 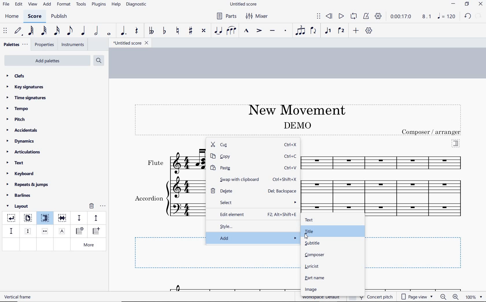 What do you see at coordinates (294, 109) in the screenshot?
I see `title` at bounding box center [294, 109].